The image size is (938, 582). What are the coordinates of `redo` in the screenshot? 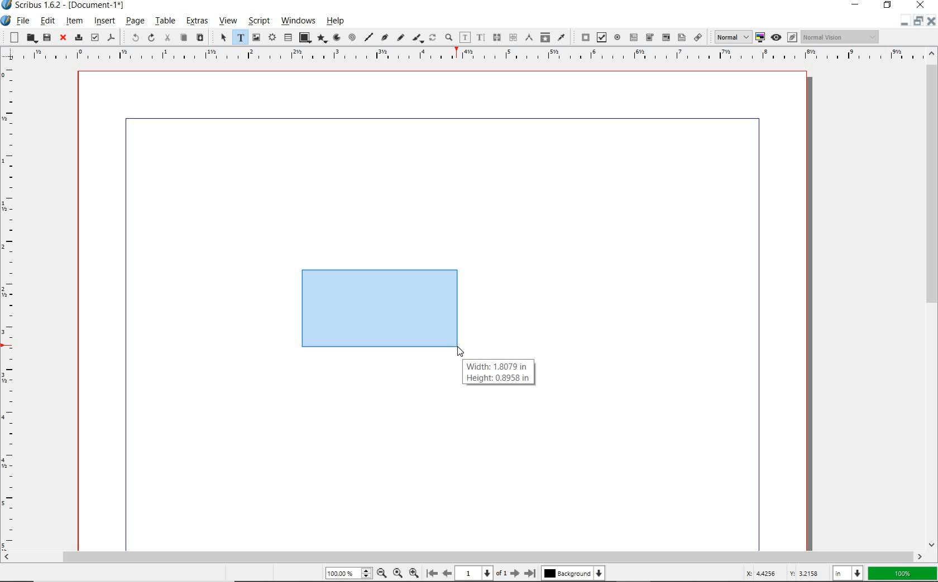 It's located at (151, 37).